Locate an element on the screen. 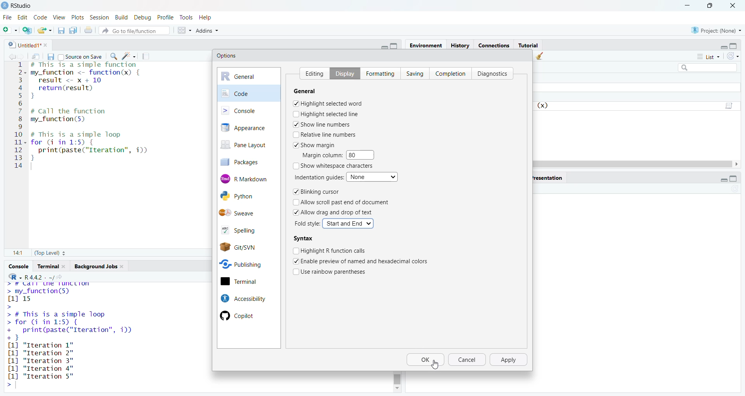 The image size is (745, 396). font style is located at coordinates (308, 224).